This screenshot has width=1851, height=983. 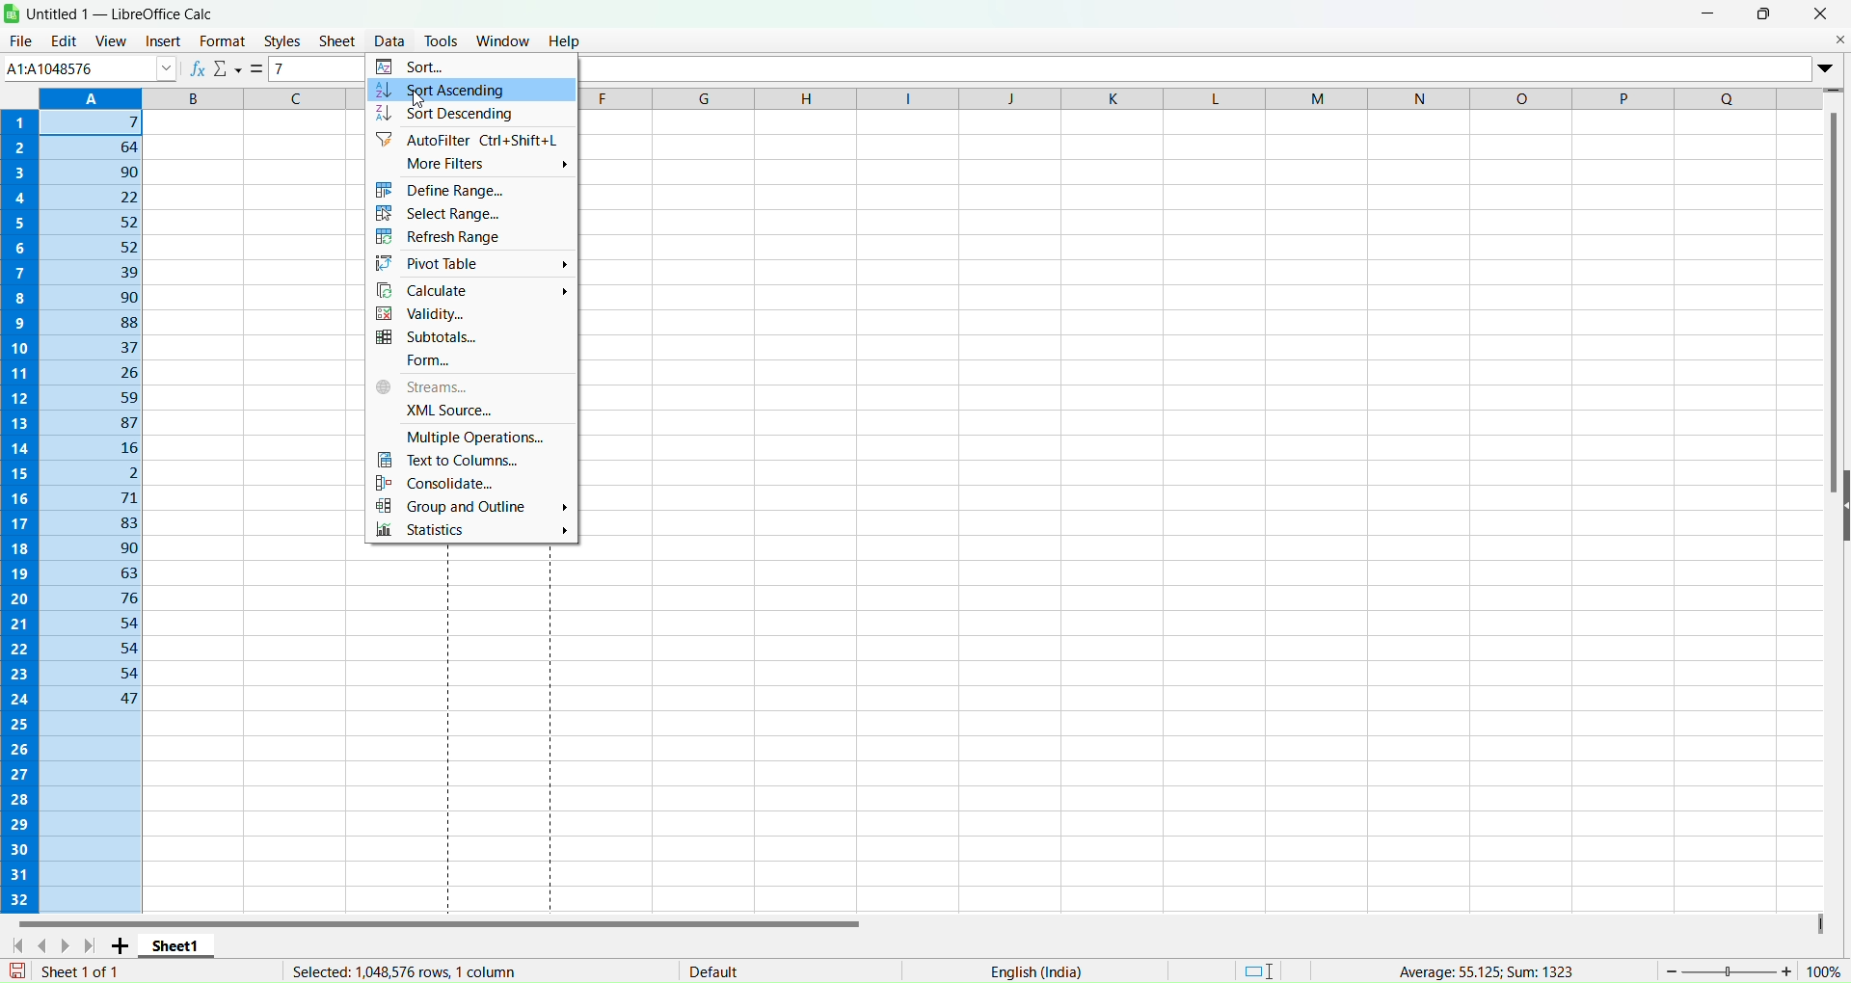 I want to click on Cursor, so click(x=417, y=91).